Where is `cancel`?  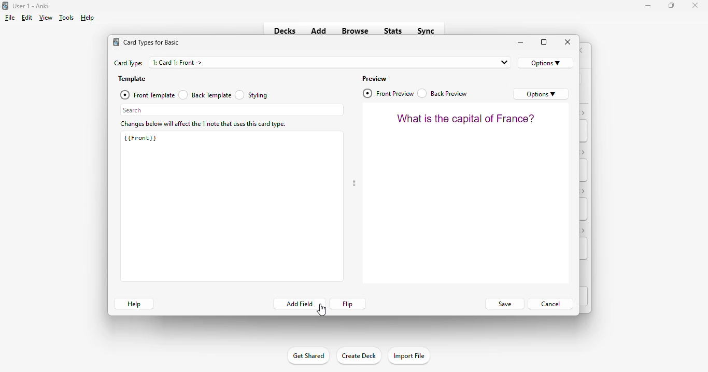
cancel is located at coordinates (550, 303).